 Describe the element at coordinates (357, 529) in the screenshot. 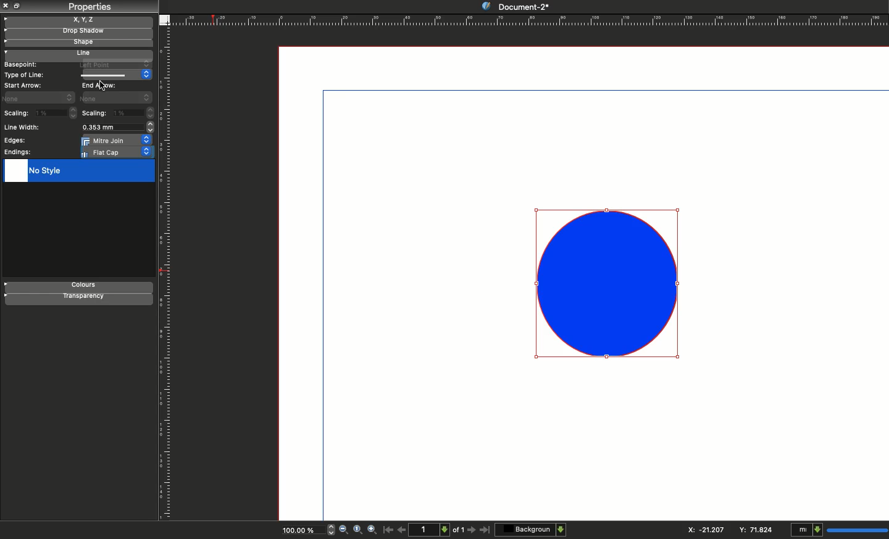

I see `Zoom to` at that location.